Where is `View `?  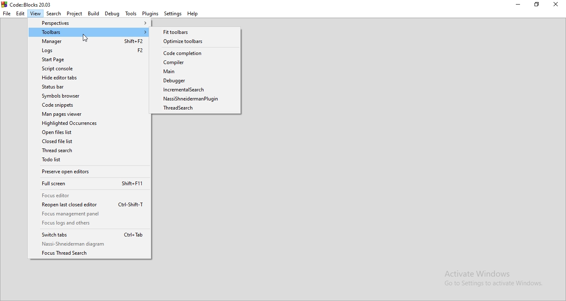 View  is located at coordinates (36, 13).